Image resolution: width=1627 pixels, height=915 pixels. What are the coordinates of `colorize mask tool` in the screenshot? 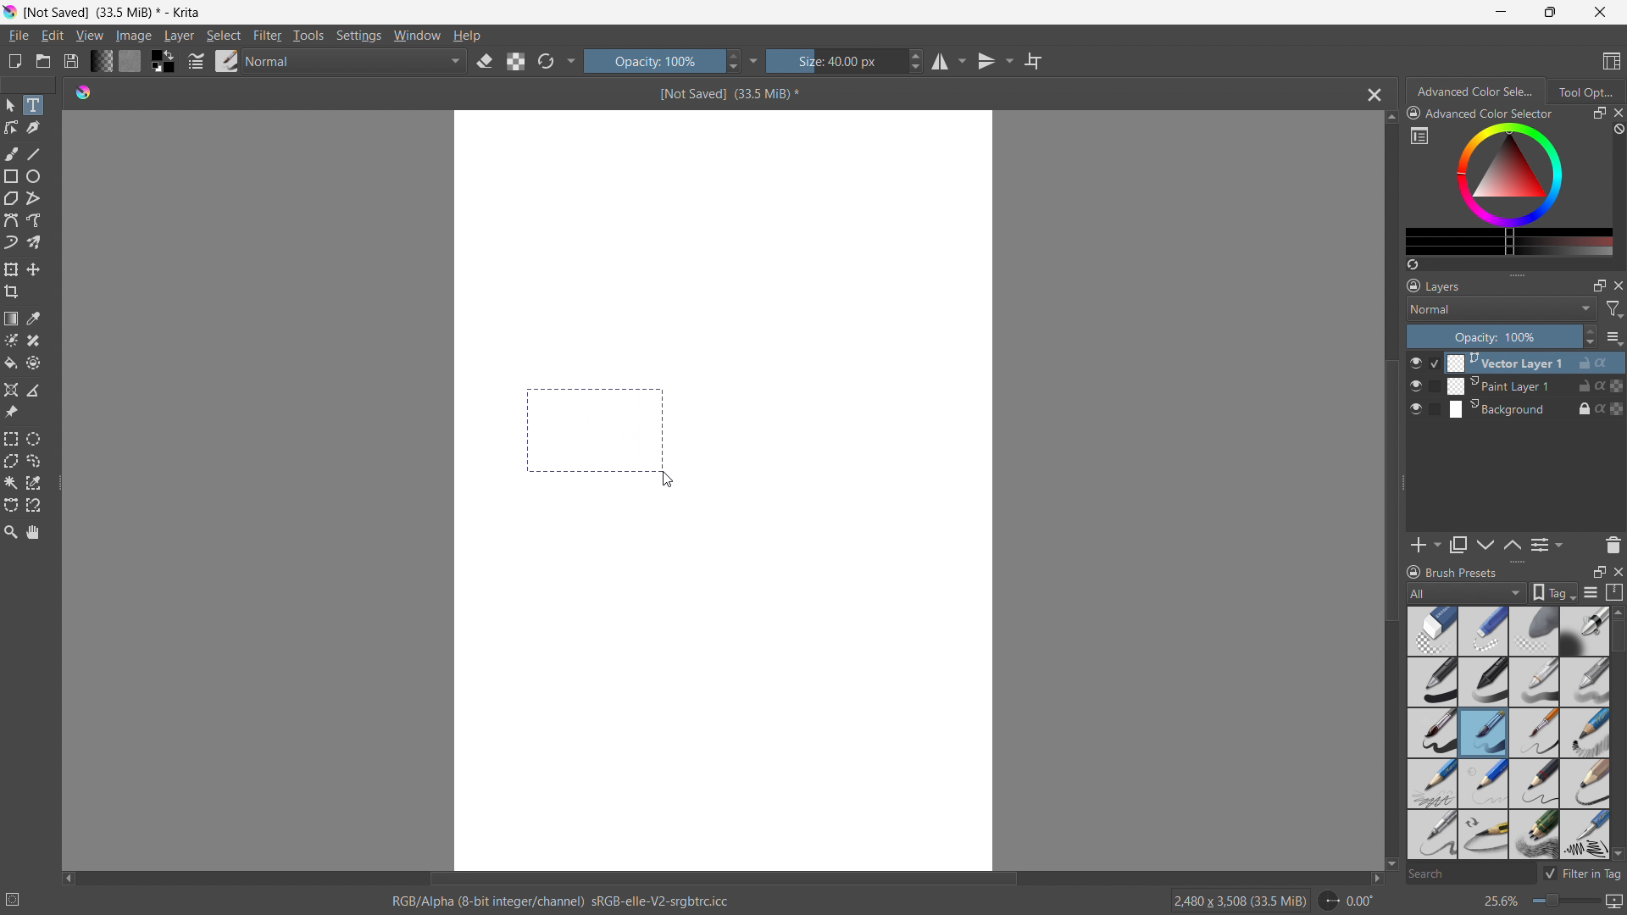 It's located at (11, 340).